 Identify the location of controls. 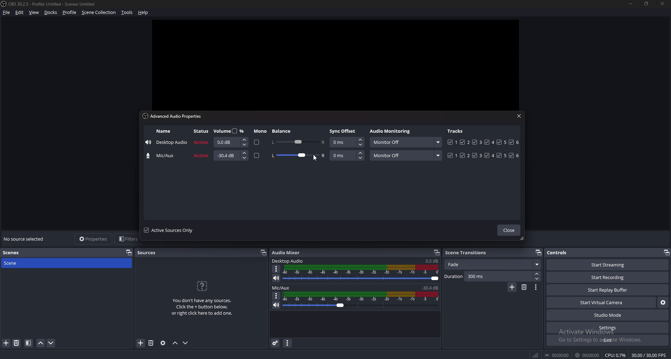
(561, 252).